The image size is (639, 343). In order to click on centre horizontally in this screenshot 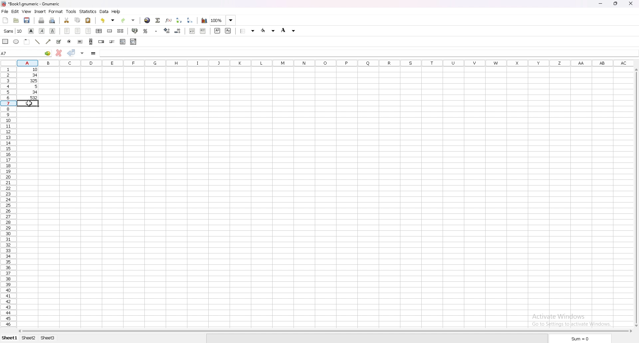, I will do `click(99, 31)`.